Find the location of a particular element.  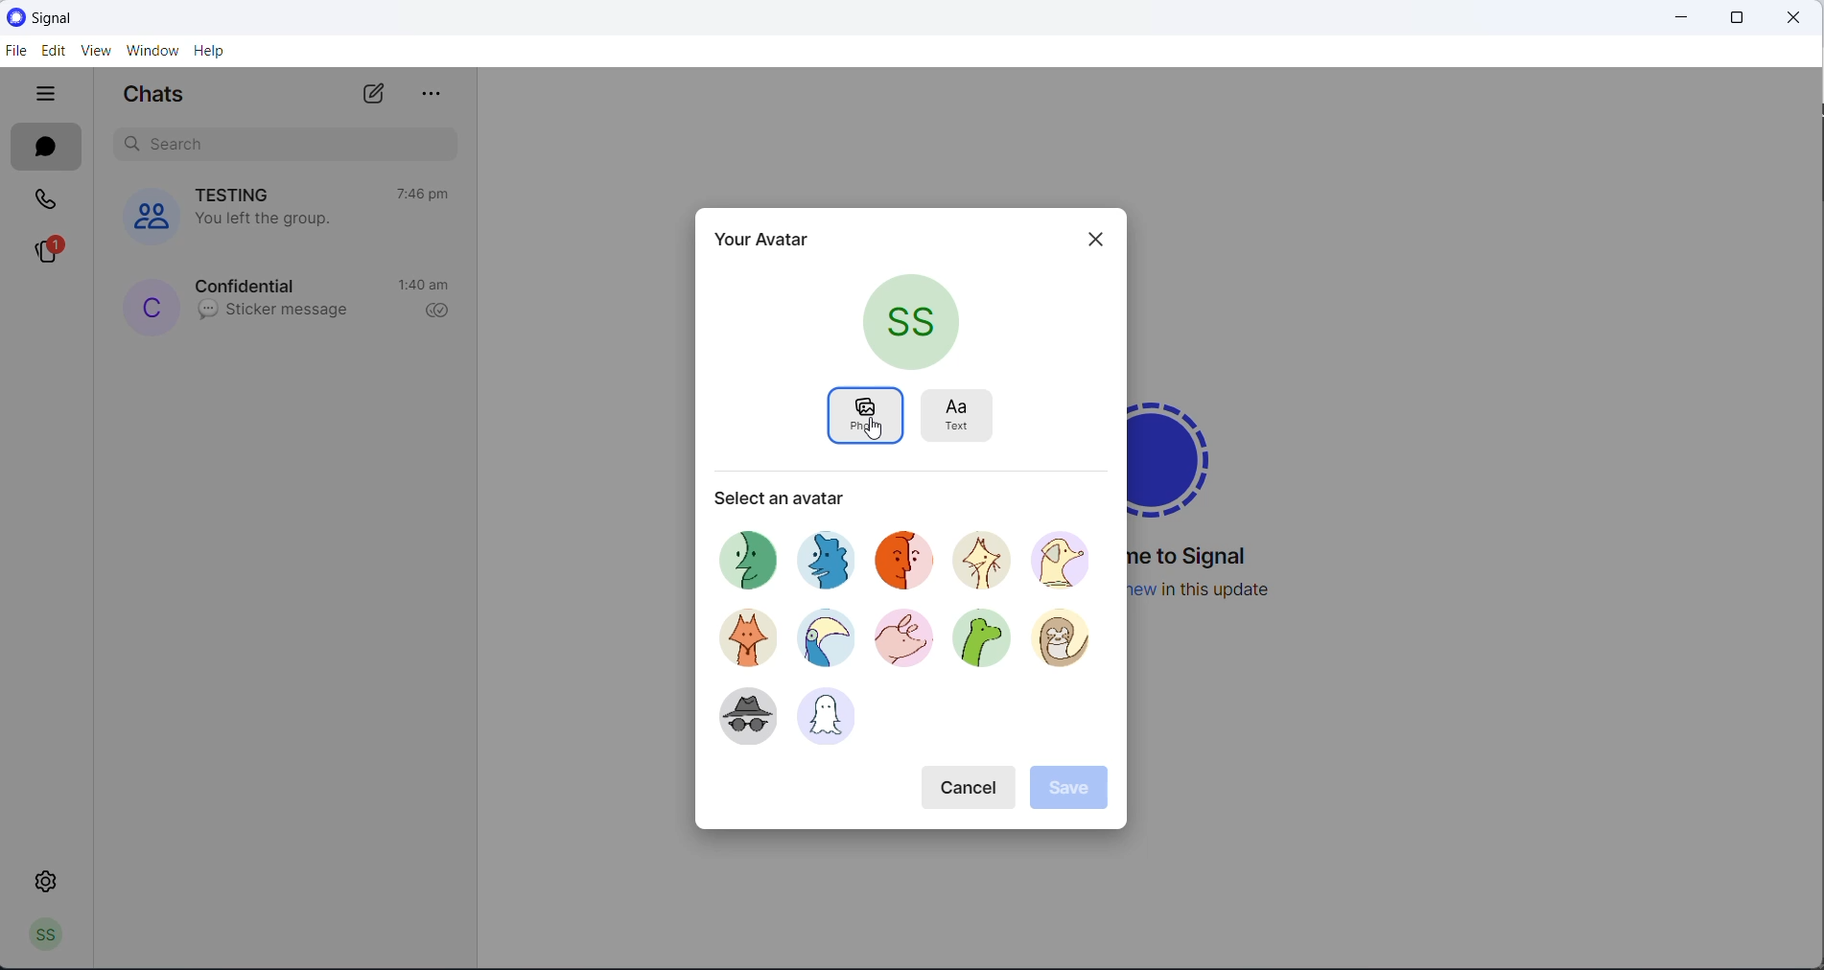

close is located at coordinates (1796, 19).